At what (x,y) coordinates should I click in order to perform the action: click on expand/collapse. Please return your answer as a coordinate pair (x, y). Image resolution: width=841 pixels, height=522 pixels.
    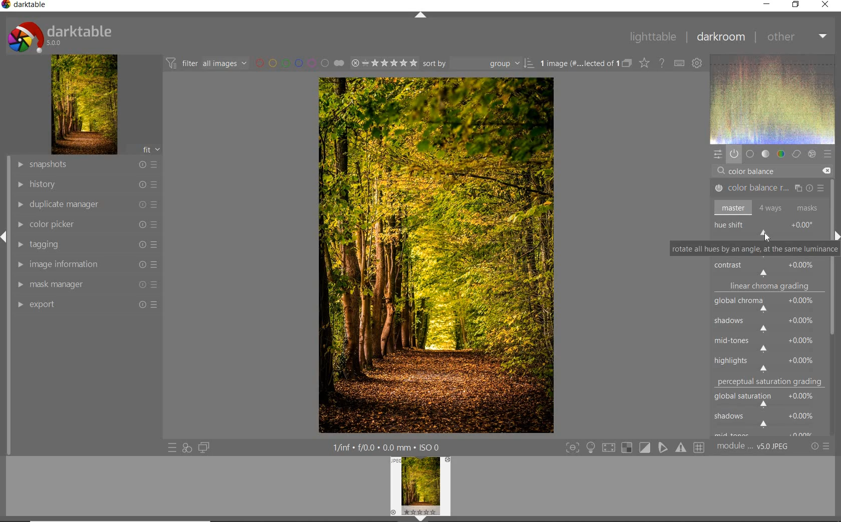
    Looking at the image, I should click on (836, 233).